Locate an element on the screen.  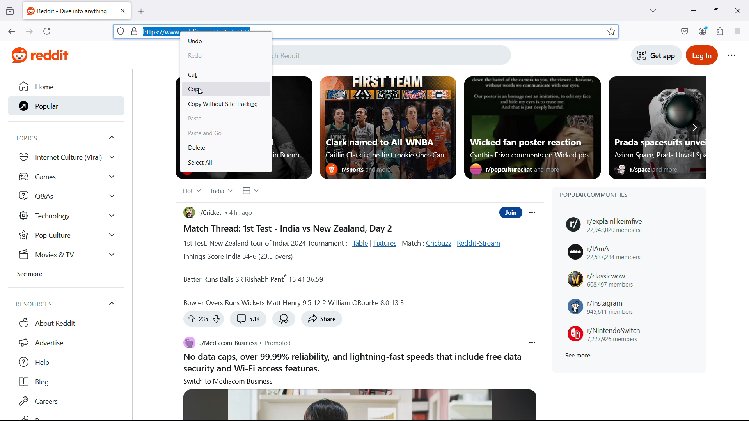
paste and go is located at coordinates (225, 131).